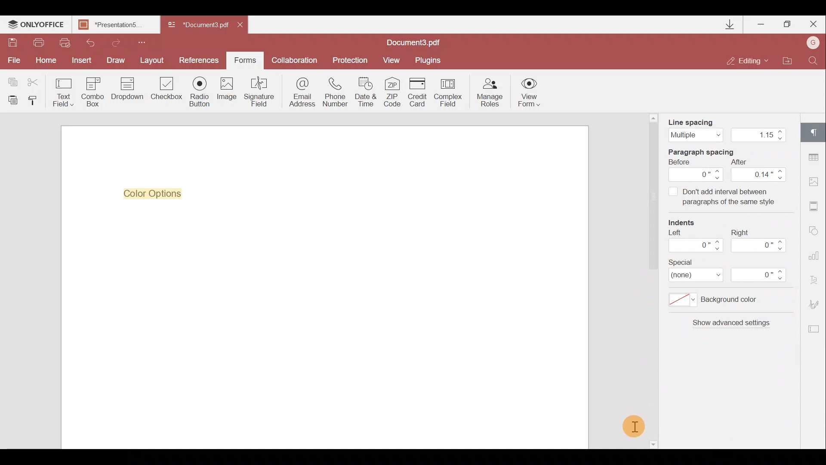  Describe the element at coordinates (429, 61) in the screenshot. I see `Plugins` at that location.